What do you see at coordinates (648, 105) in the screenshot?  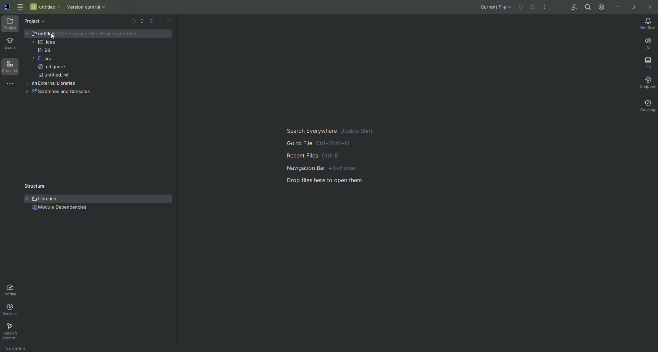 I see `Coverage` at bounding box center [648, 105].